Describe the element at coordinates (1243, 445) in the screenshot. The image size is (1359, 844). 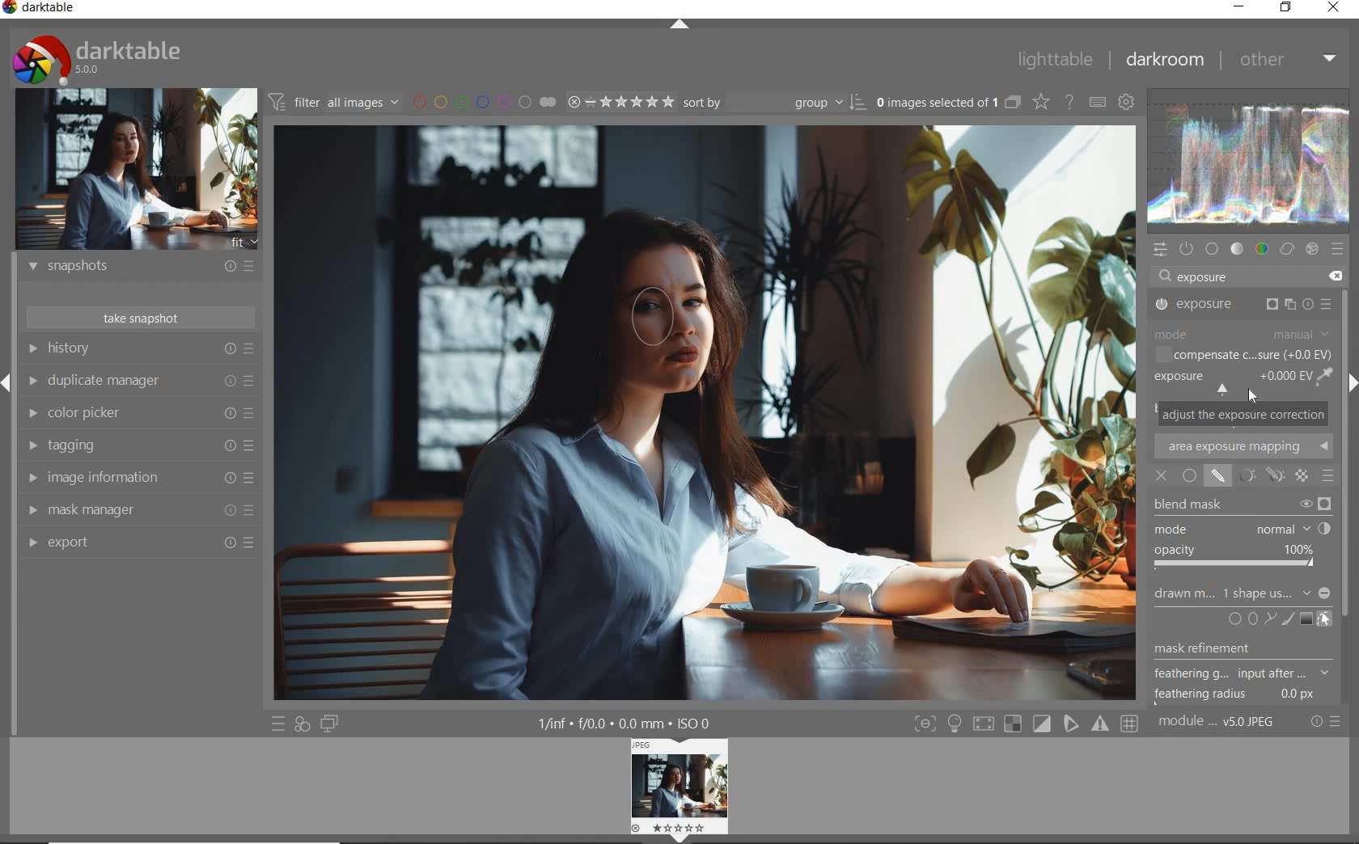
I see `AREA EXPOSURE MAPPING` at that location.